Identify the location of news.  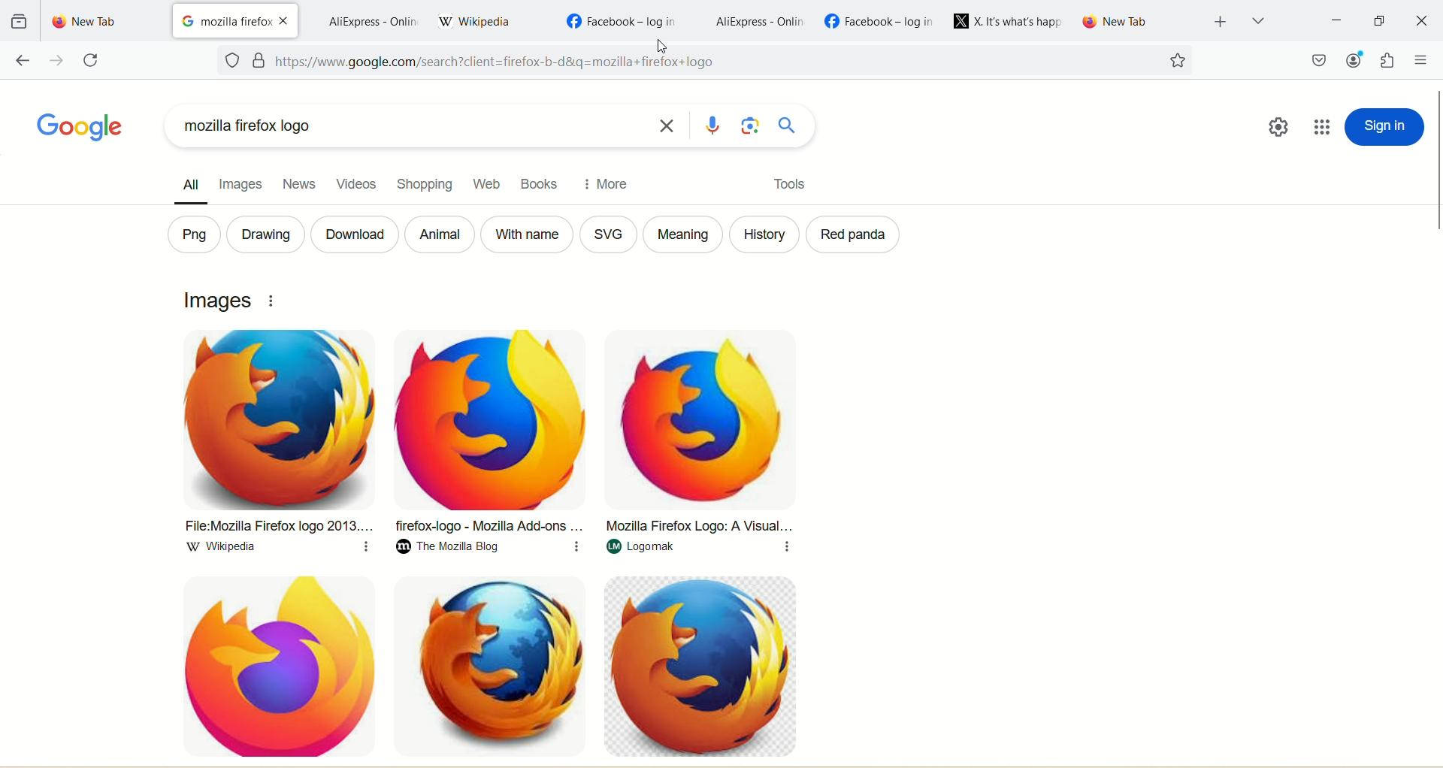
(295, 179).